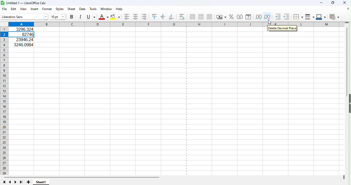  I want to click on Vertical scroll bar, so click(348, 147).